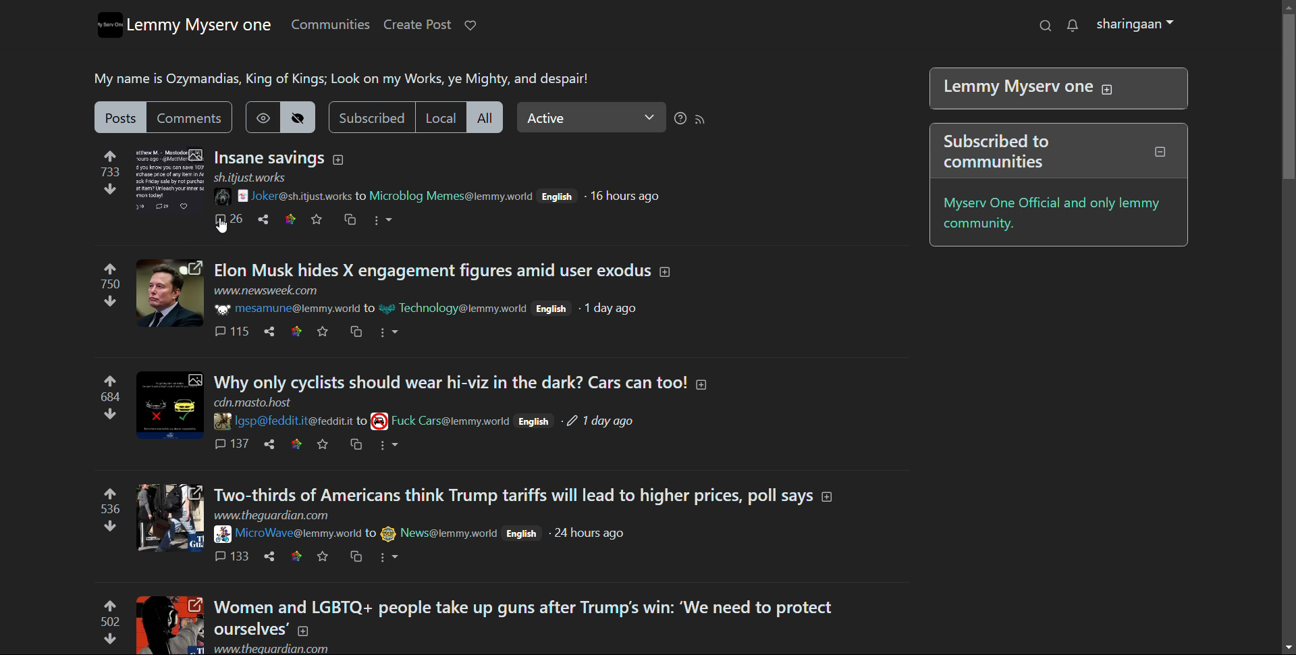 The width and height of the screenshot is (1296, 655). Describe the element at coordinates (1108, 89) in the screenshot. I see `expand` at that location.